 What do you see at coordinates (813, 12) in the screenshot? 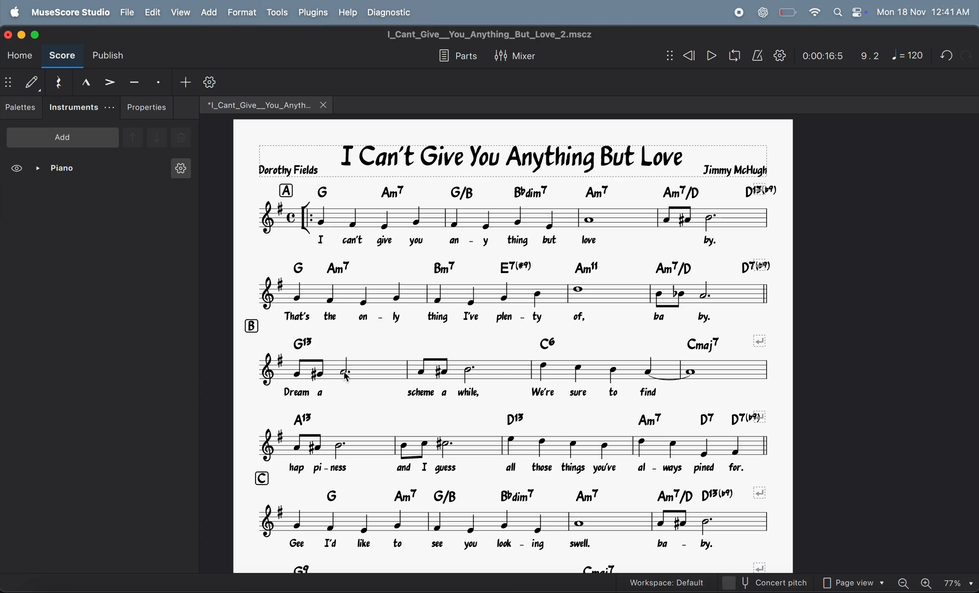
I see `wifi` at bounding box center [813, 12].